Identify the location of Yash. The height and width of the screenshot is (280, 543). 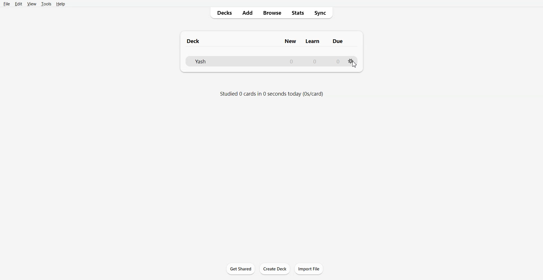
(266, 61).